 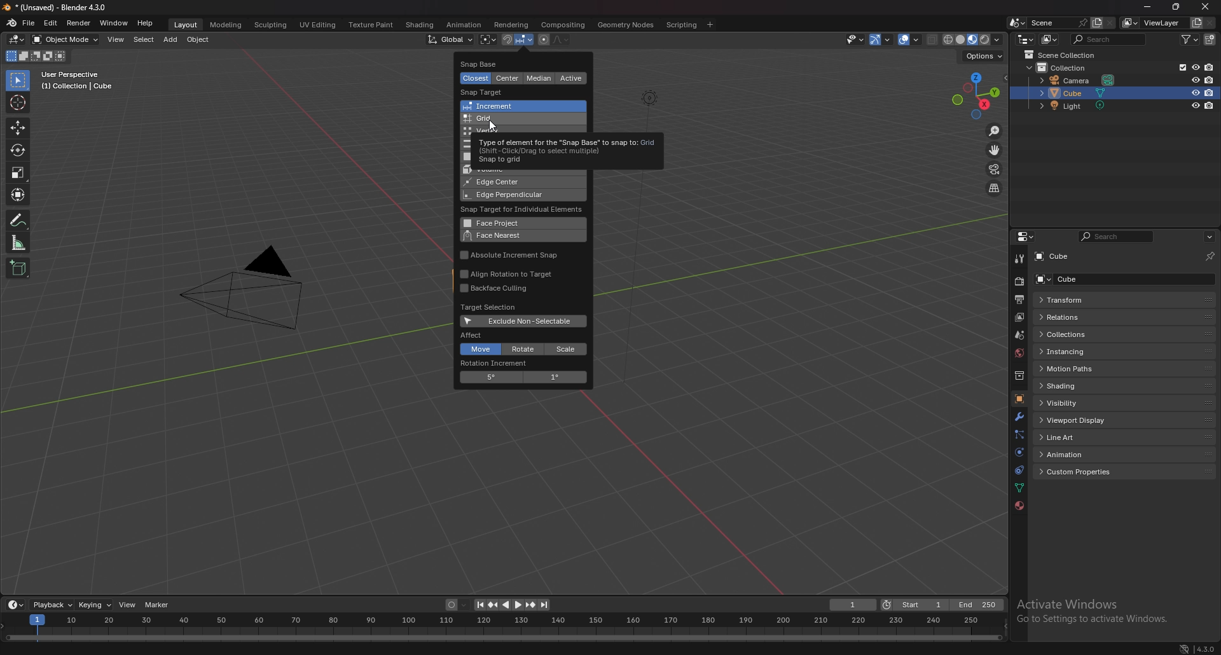 I want to click on minimize, so click(x=1148, y=6).